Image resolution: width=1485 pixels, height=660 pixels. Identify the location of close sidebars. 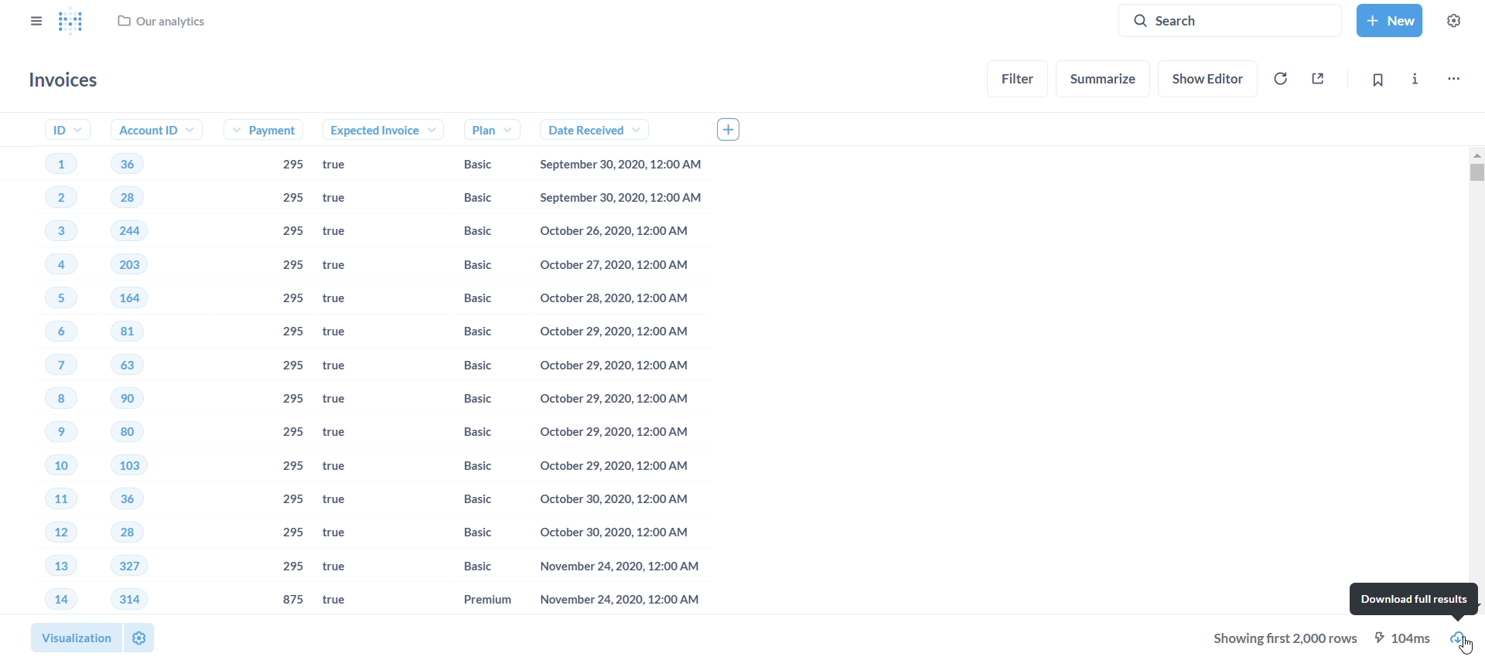
(34, 19).